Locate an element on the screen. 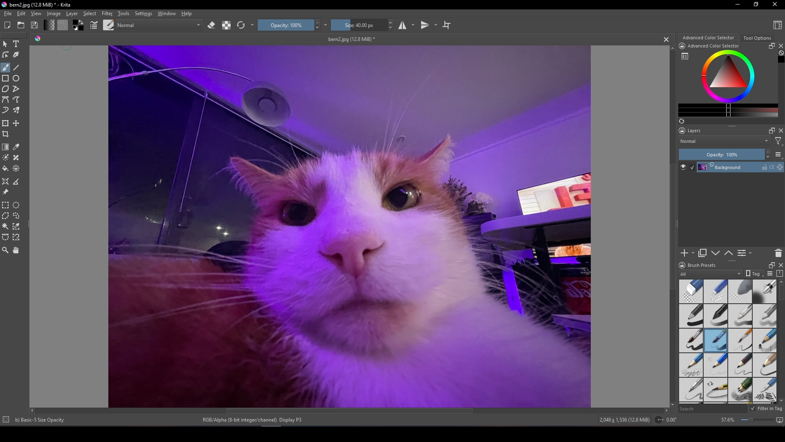  Layers interface slider is located at coordinates (732, 261).